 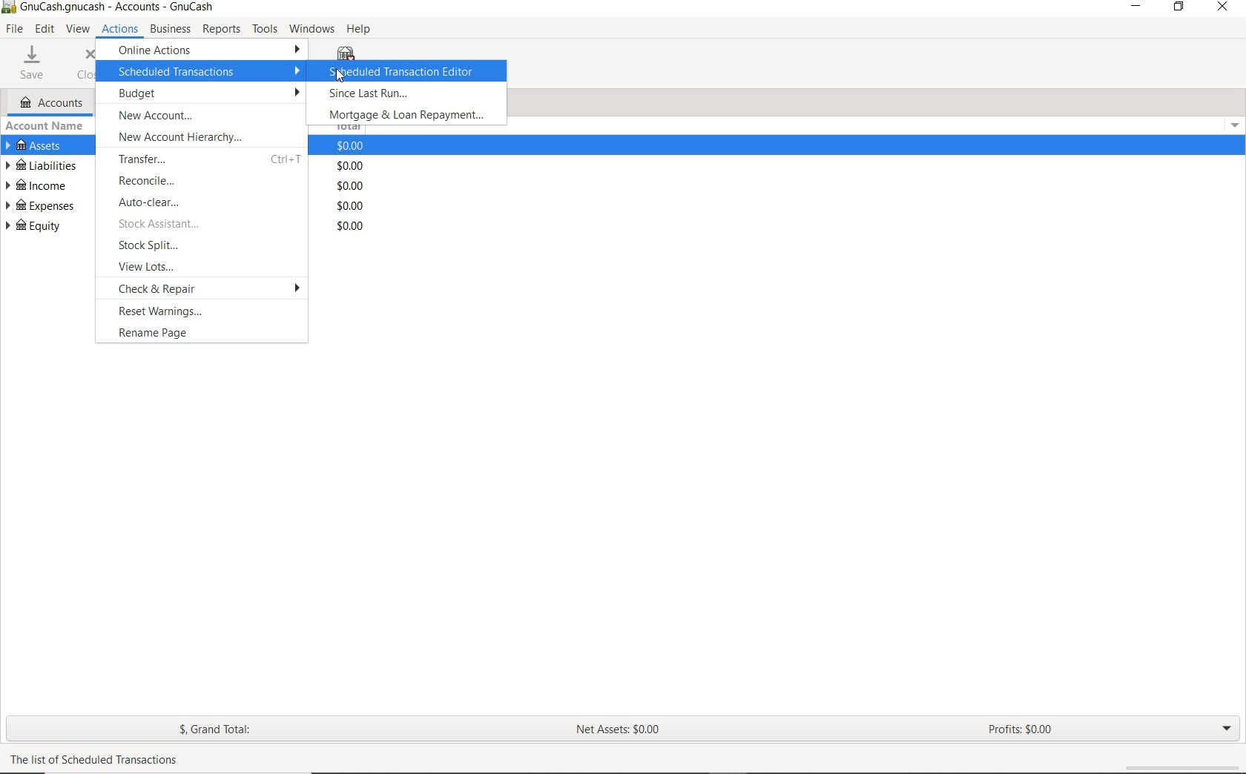 What do you see at coordinates (37, 145) in the screenshot?
I see `ASSETS` at bounding box center [37, 145].